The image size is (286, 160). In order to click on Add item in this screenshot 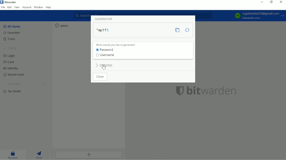, I will do `click(89, 155)`.